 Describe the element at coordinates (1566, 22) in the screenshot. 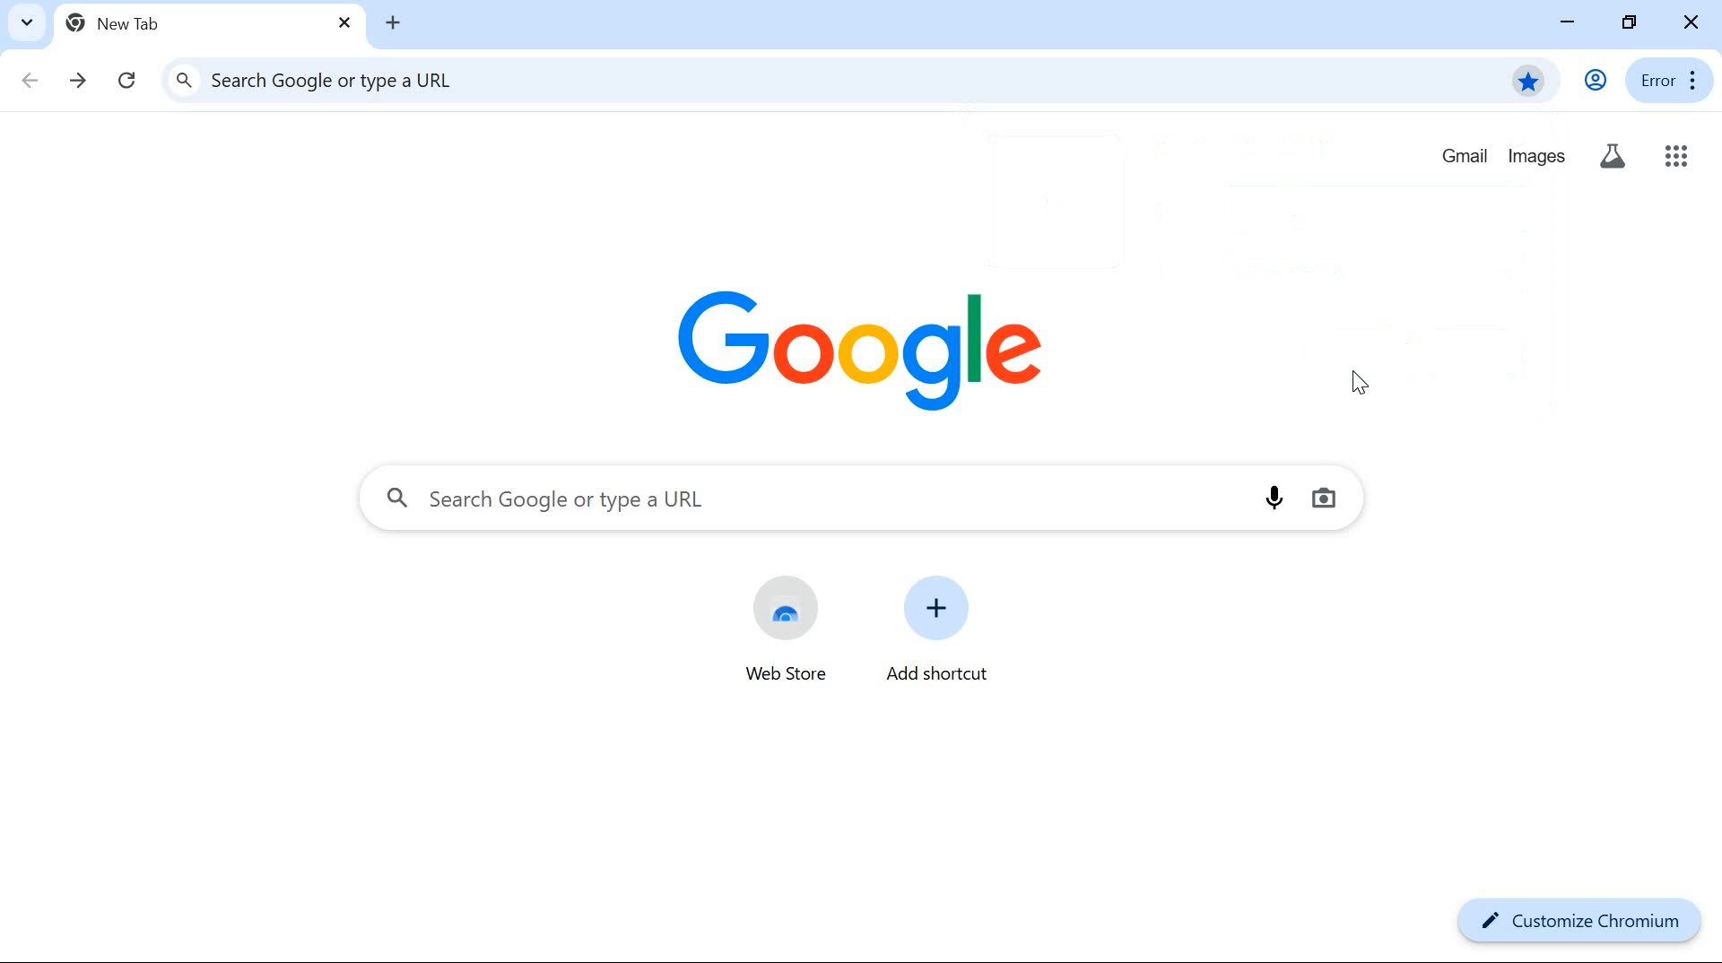

I see `minimize` at that location.